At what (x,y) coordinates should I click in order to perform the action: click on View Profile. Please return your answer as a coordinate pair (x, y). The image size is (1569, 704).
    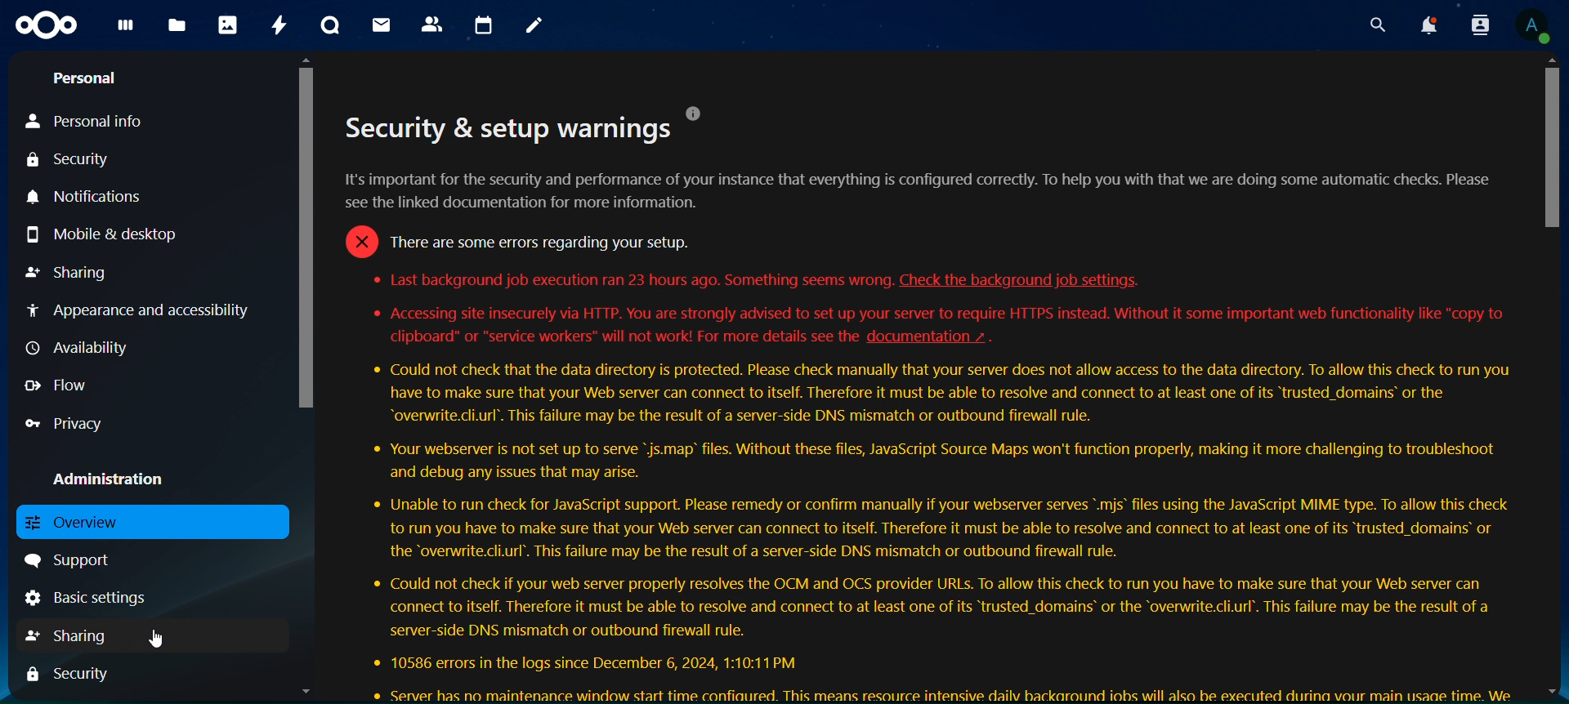
    Looking at the image, I should click on (1537, 27).